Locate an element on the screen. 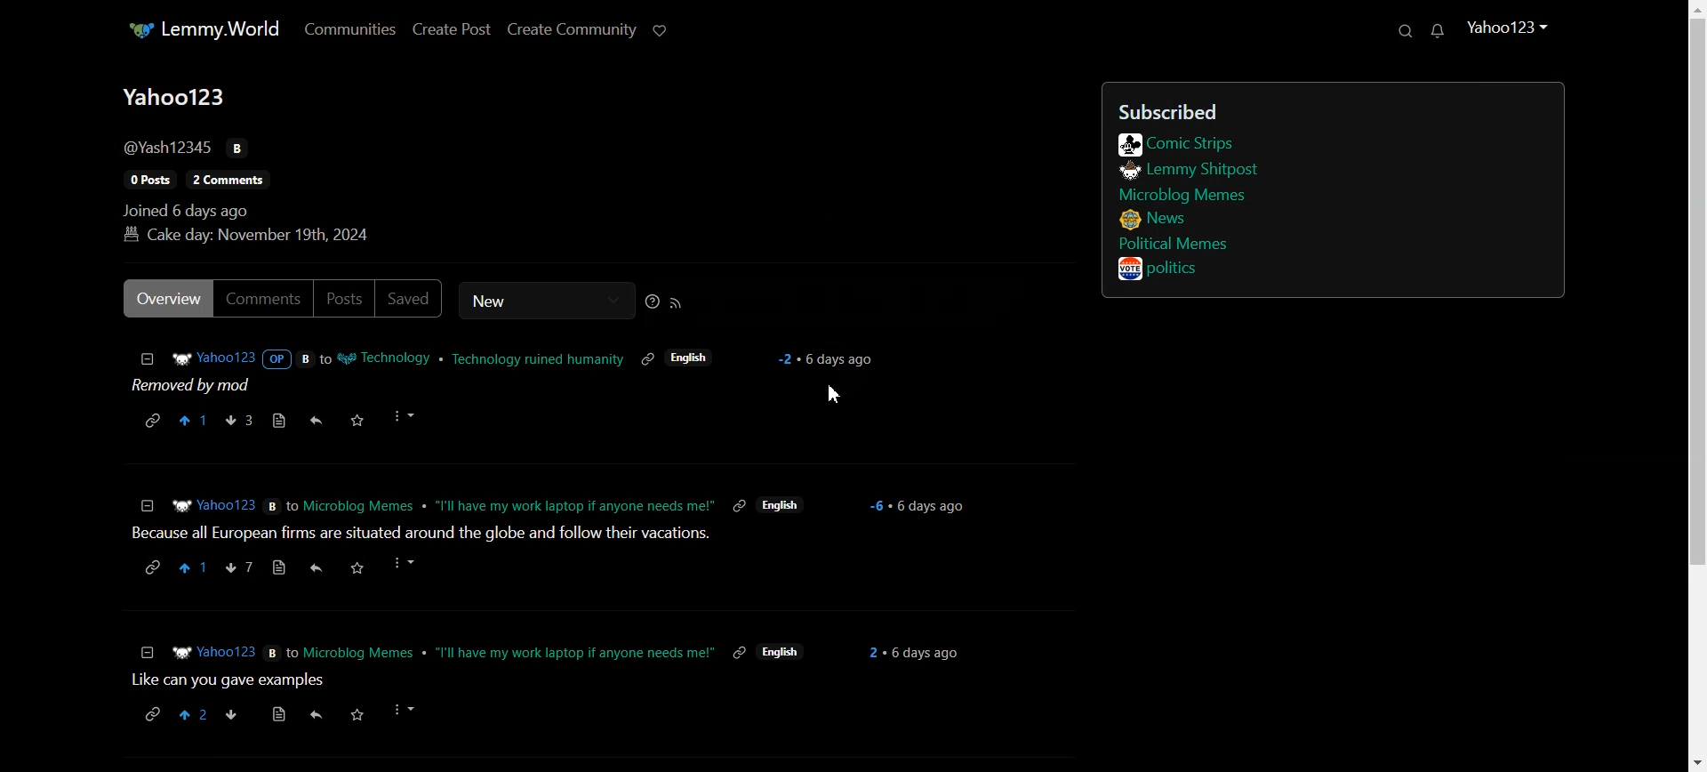   is located at coordinates (232, 715).